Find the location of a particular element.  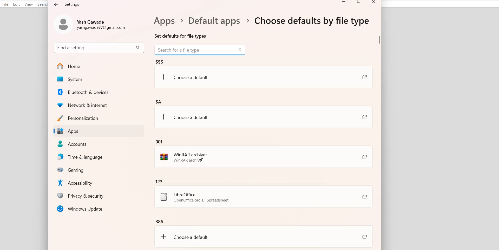

.386 is located at coordinates (263, 233).